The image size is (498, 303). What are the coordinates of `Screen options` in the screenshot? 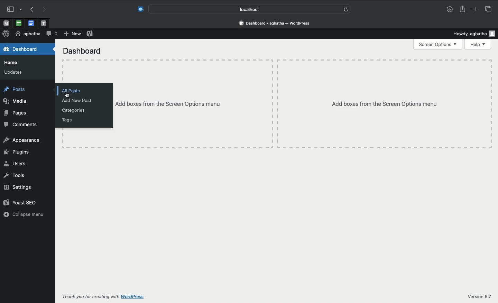 It's located at (438, 44).